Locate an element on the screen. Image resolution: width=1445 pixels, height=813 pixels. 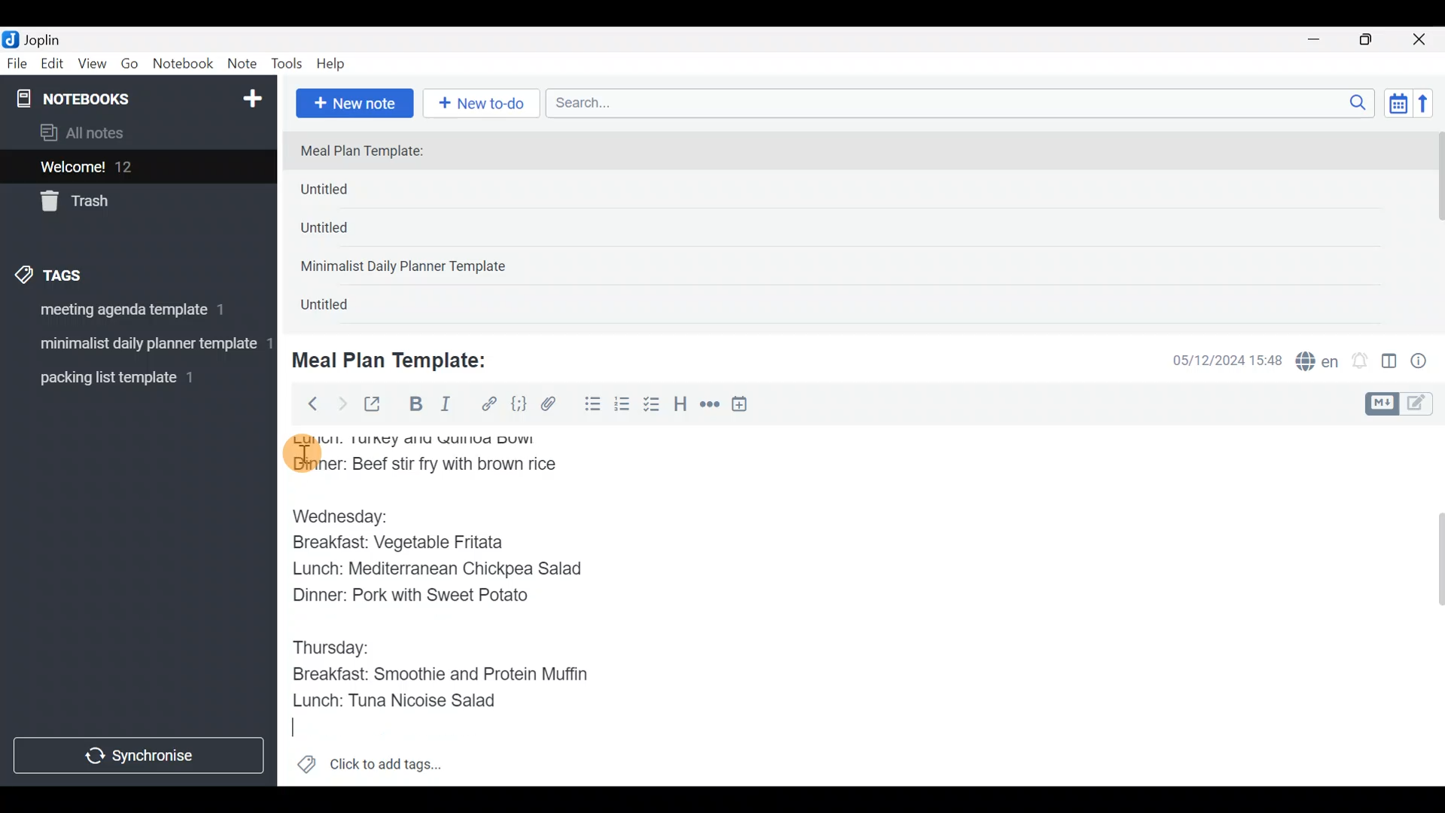
Forward is located at coordinates (342, 403).